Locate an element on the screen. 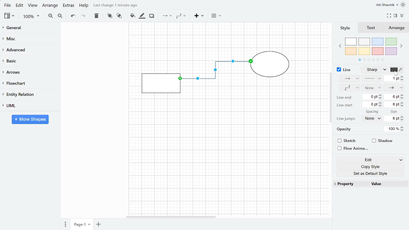 This screenshot has width=409, height=230. Edit is located at coordinates (368, 159).